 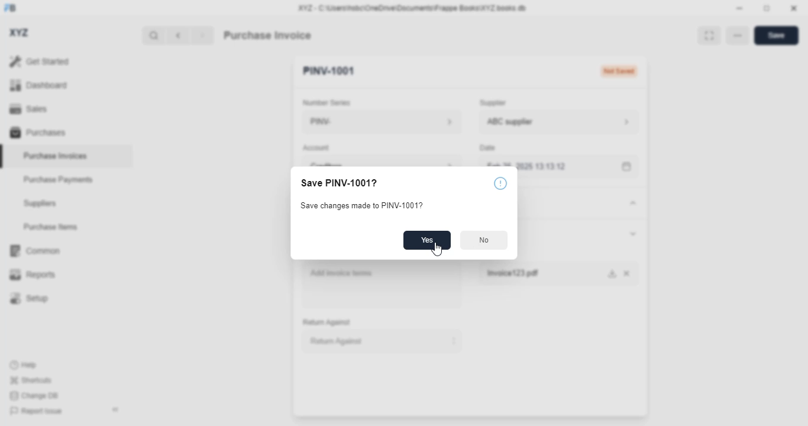 What do you see at coordinates (327, 102) in the screenshot?
I see `number series` at bounding box center [327, 102].